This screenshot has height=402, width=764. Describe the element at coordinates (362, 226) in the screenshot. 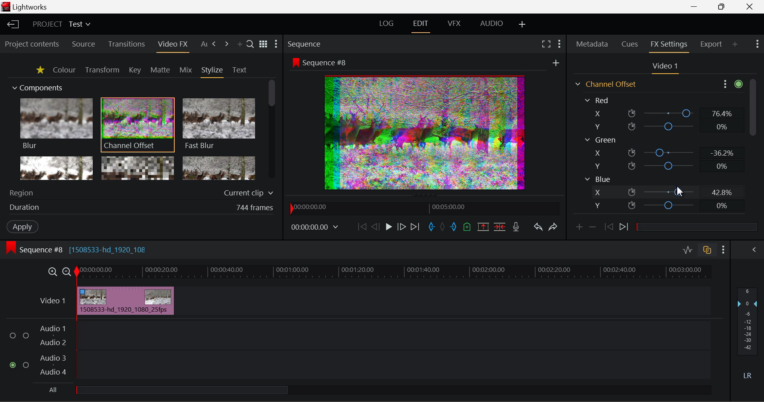

I see `To Start` at that location.